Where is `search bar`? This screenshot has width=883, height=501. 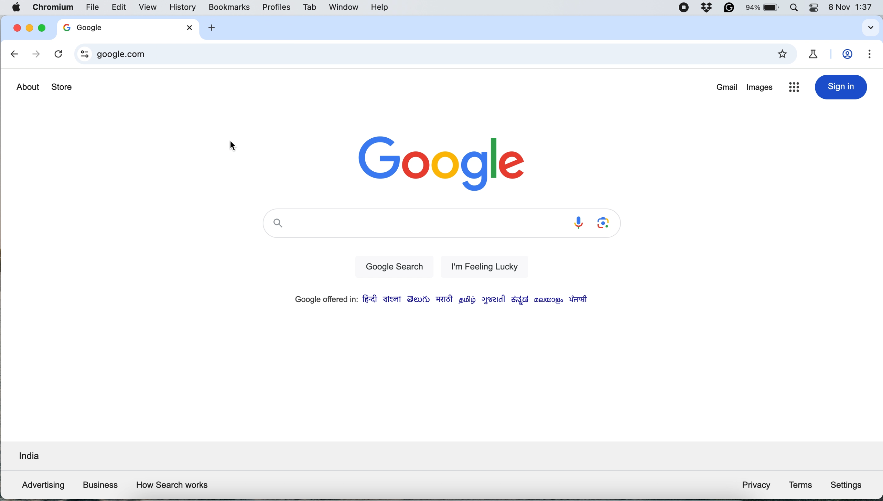
search bar is located at coordinates (412, 225).